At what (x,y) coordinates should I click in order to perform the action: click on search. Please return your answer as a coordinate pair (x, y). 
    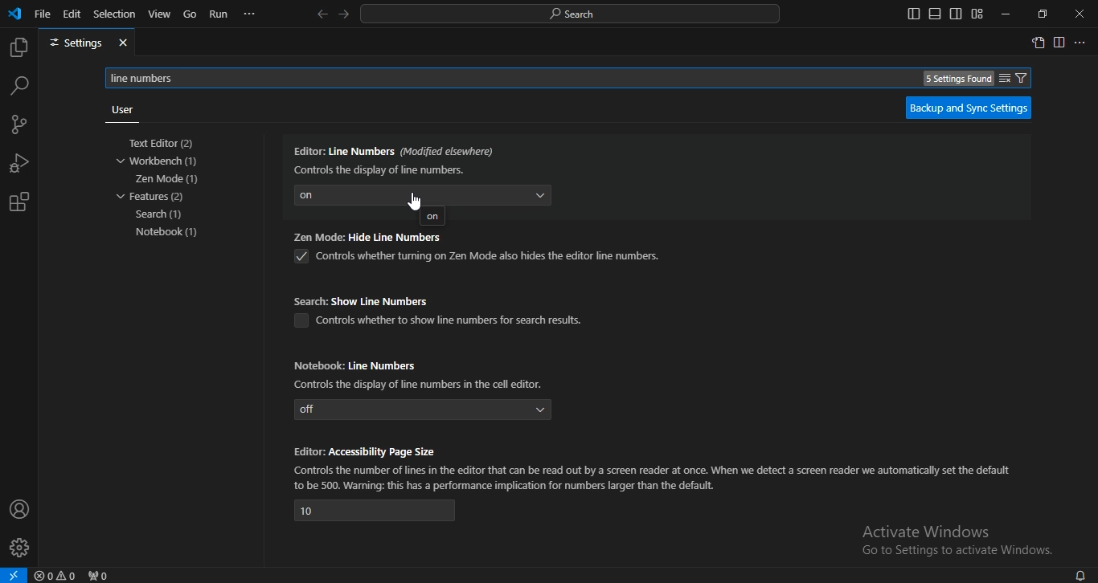
    Looking at the image, I should click on (162, 215).